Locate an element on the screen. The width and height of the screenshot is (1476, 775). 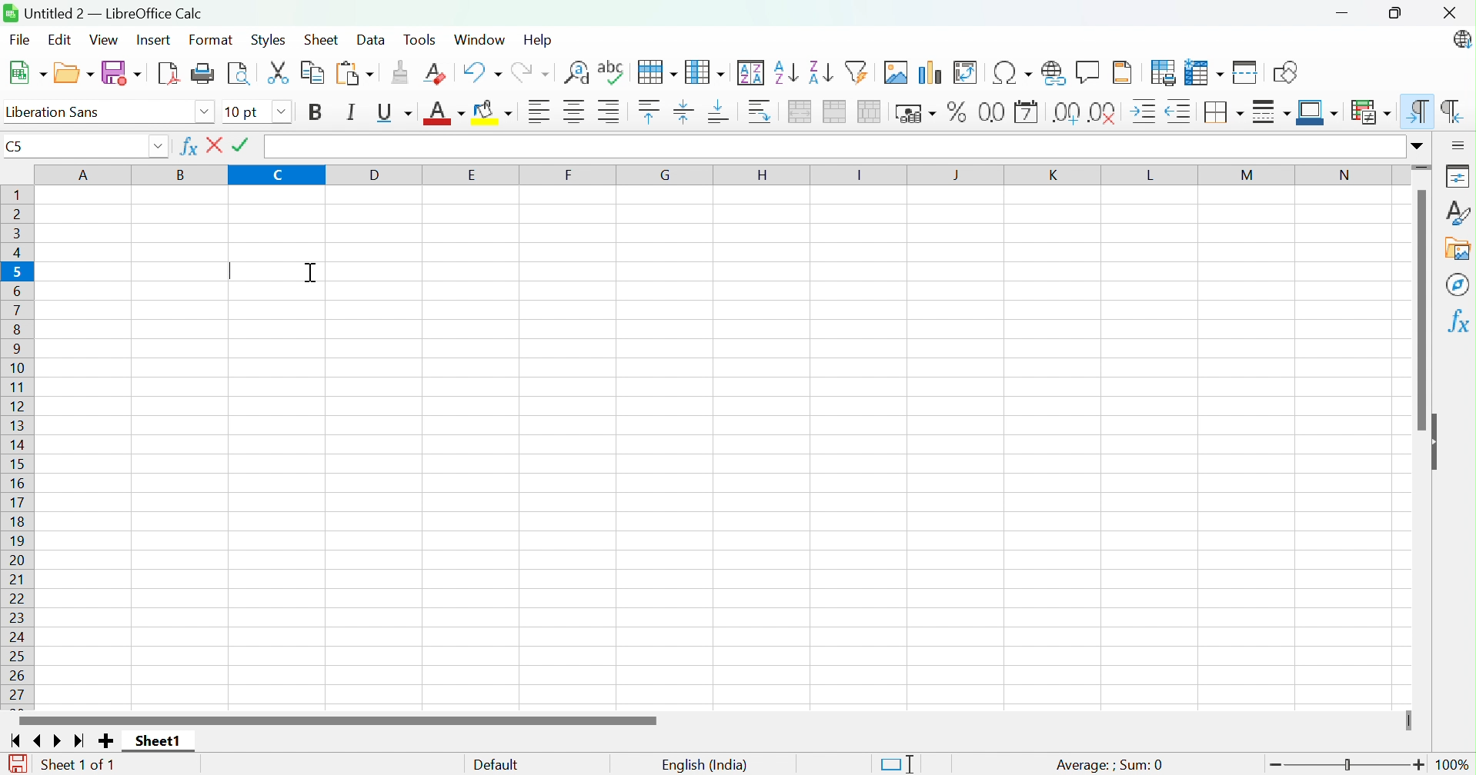
Help is located at coordinates (538, 38).